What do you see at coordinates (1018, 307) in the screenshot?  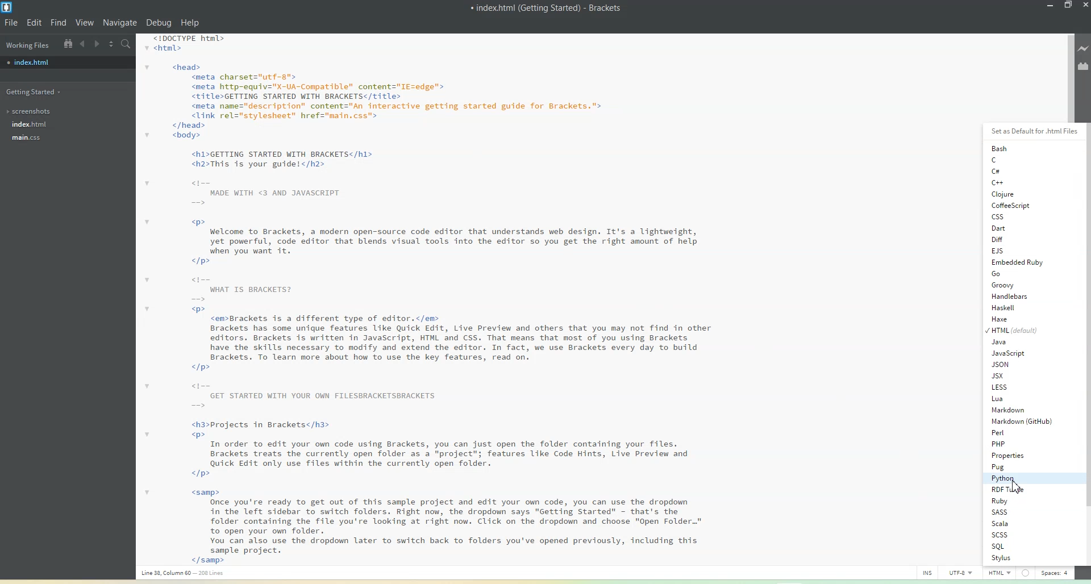 I see `Haskell` at bounding box center [1018, 307].